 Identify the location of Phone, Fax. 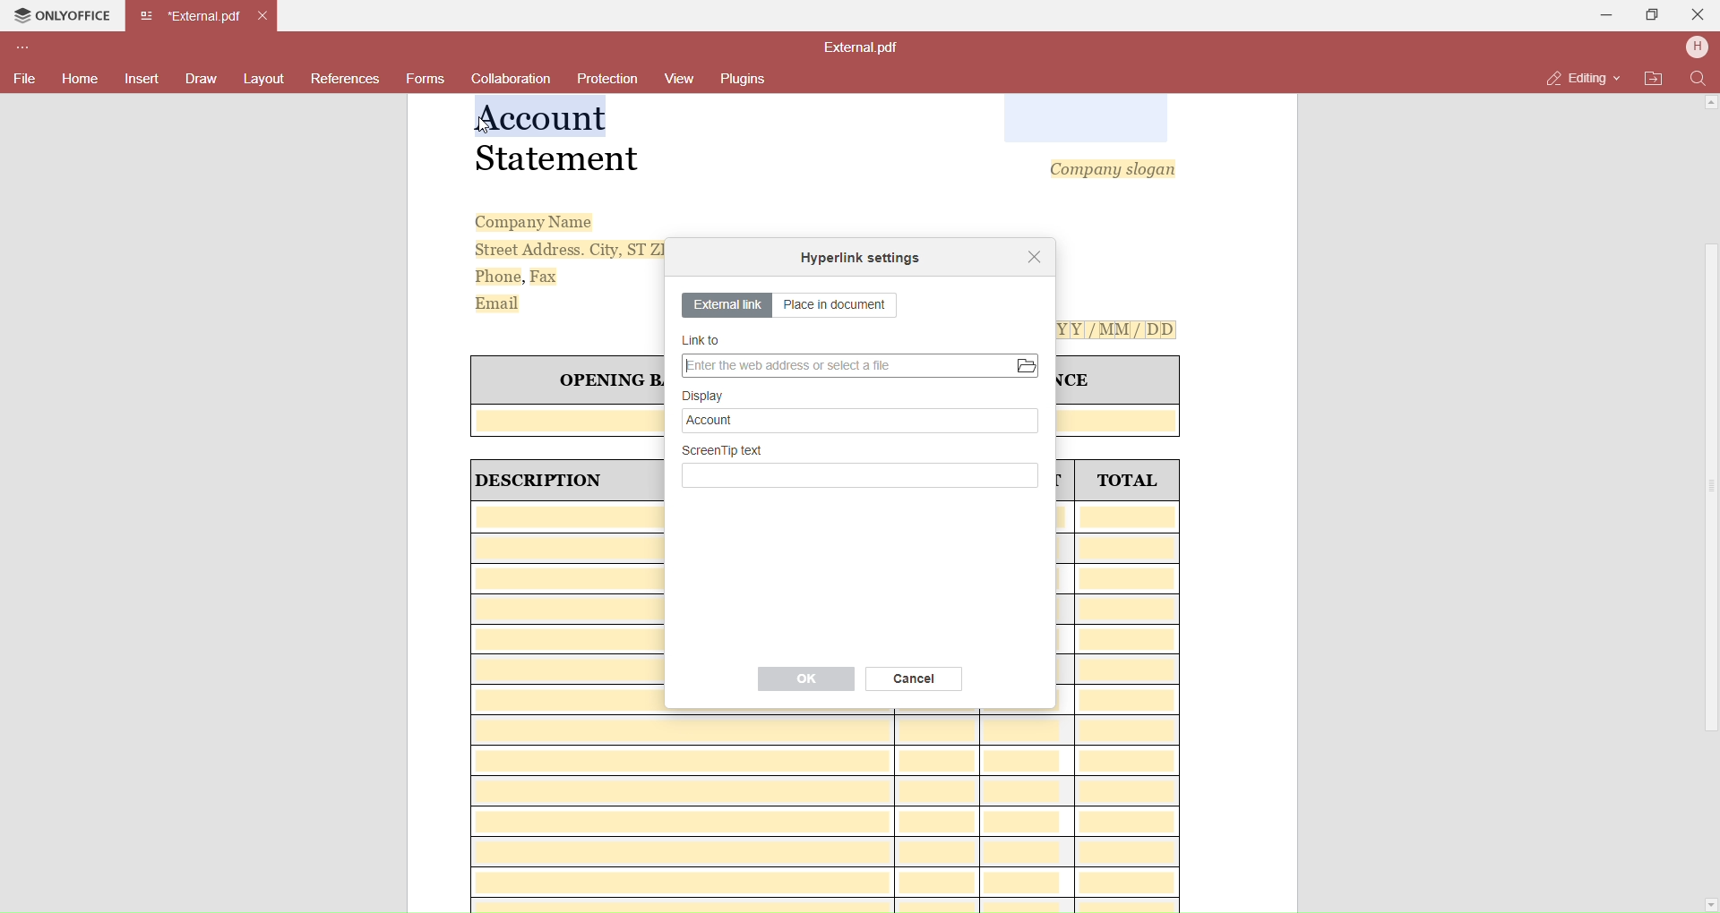
(519, 277).